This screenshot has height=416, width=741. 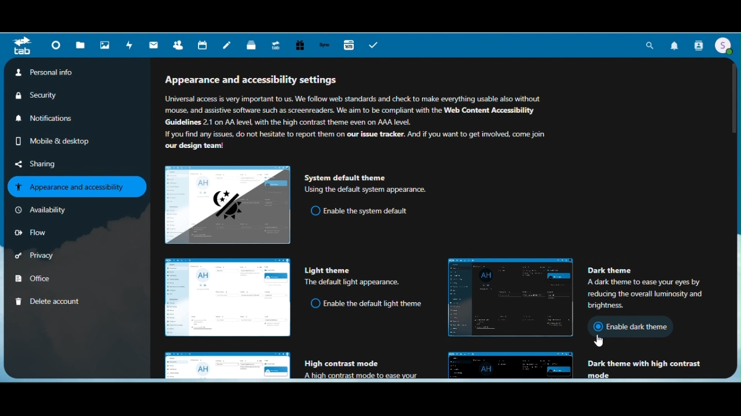 What do you see at coordinates (296, 202) in the screenshot?
I see `System default theme` at bounding box center [296, 202].